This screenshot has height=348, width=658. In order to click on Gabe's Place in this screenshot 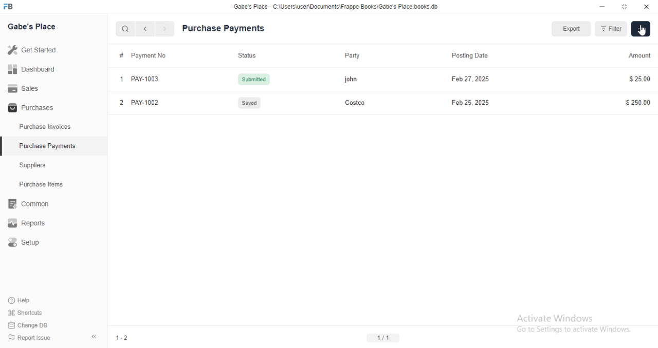, I will do `click(34, 27)`.